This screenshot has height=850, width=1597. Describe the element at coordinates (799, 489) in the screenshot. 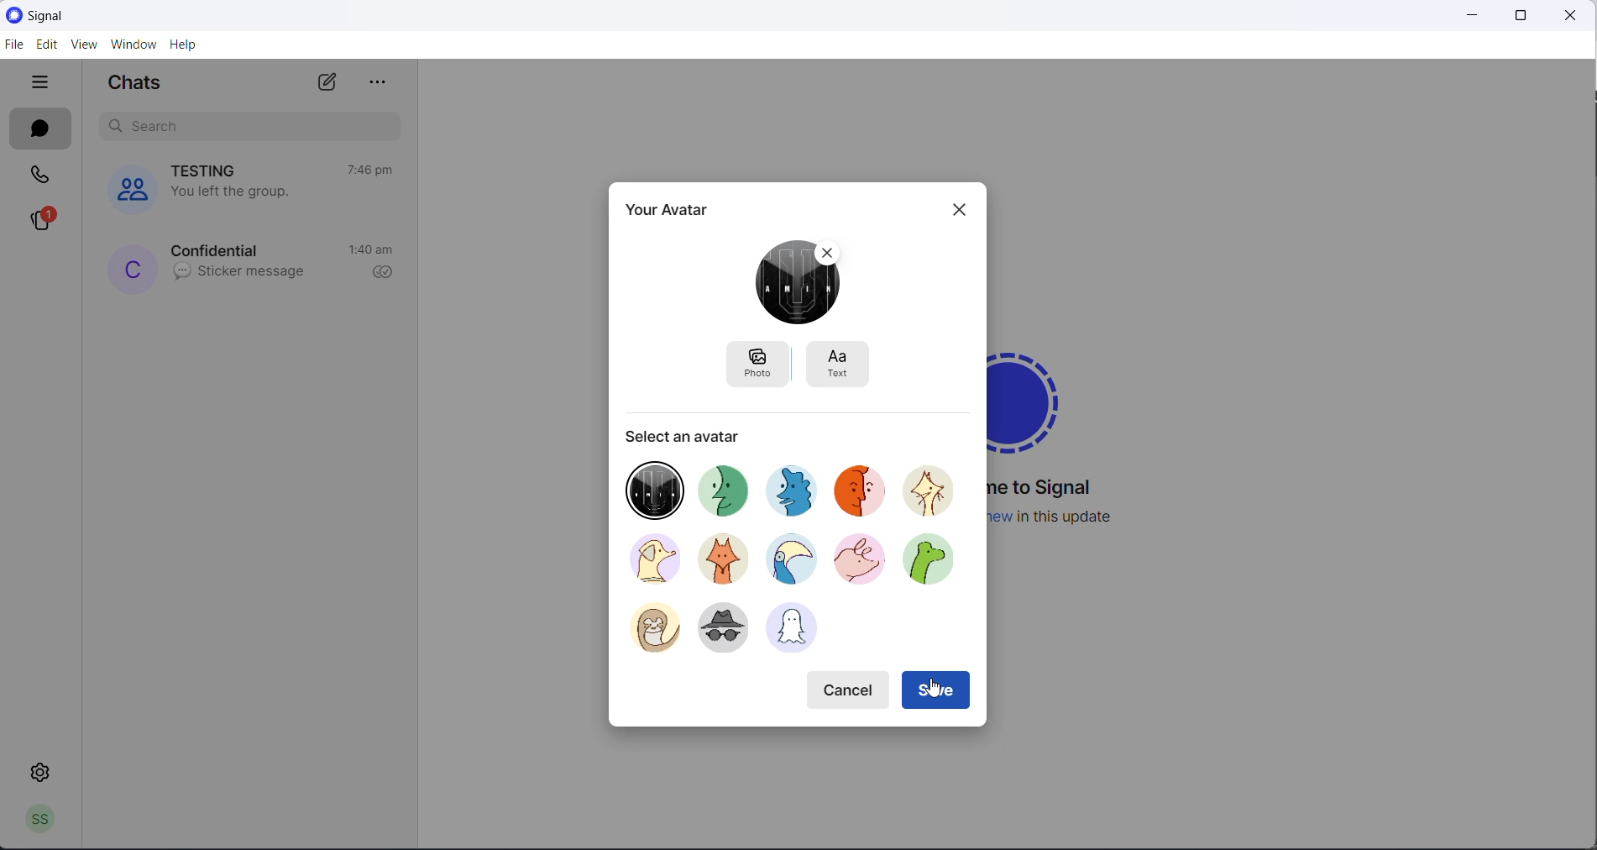

I see `avatar` at that location.